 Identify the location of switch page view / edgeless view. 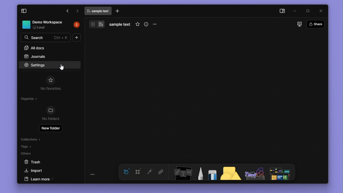
(96, 24).